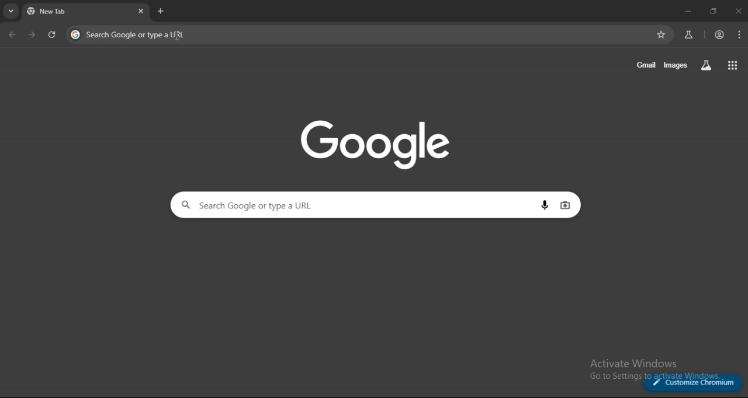 Image resolution: width=748 pixels, height=398 pixels. Describe the element at coordinates (379, 144) in the screenshot. I see `Google` at that location.